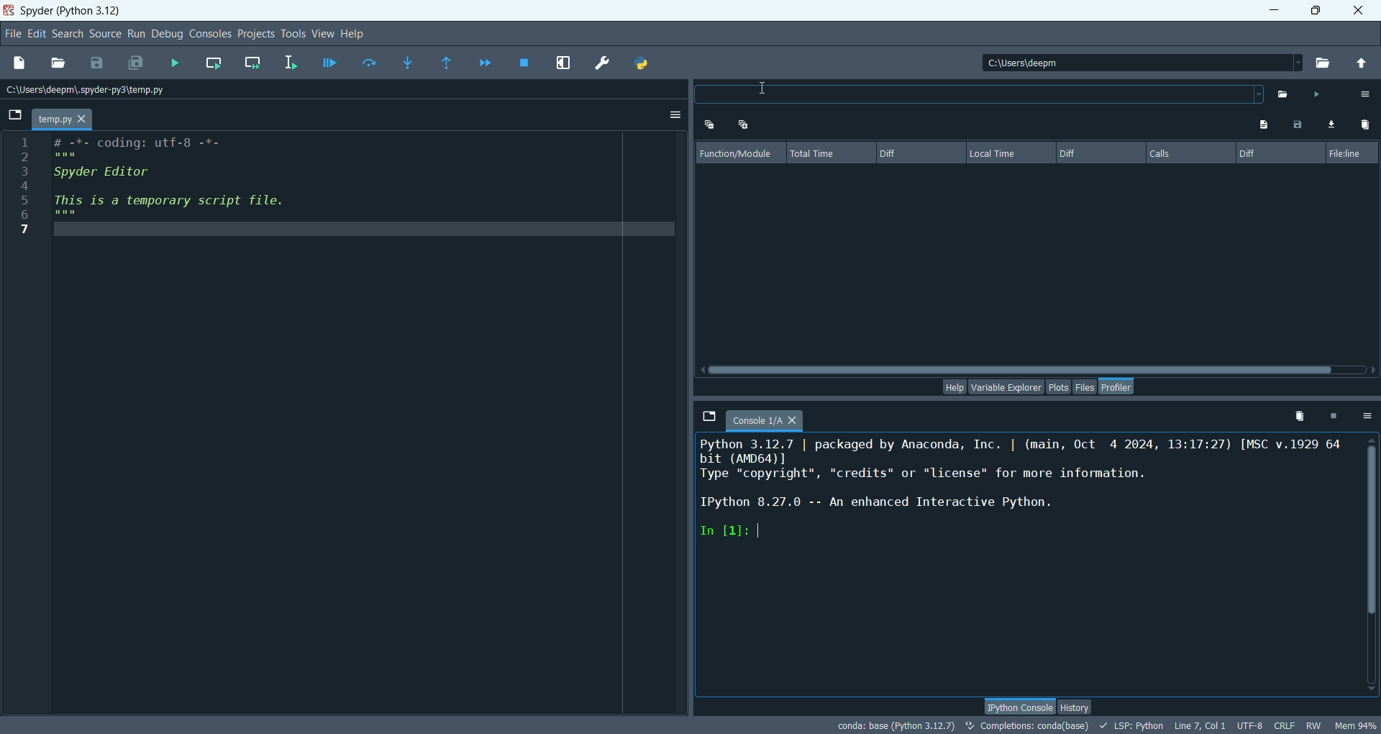 Image resolution: width=1381 pixels, height=734 pixels. I want to click on stop debugging, so click(524, 63).